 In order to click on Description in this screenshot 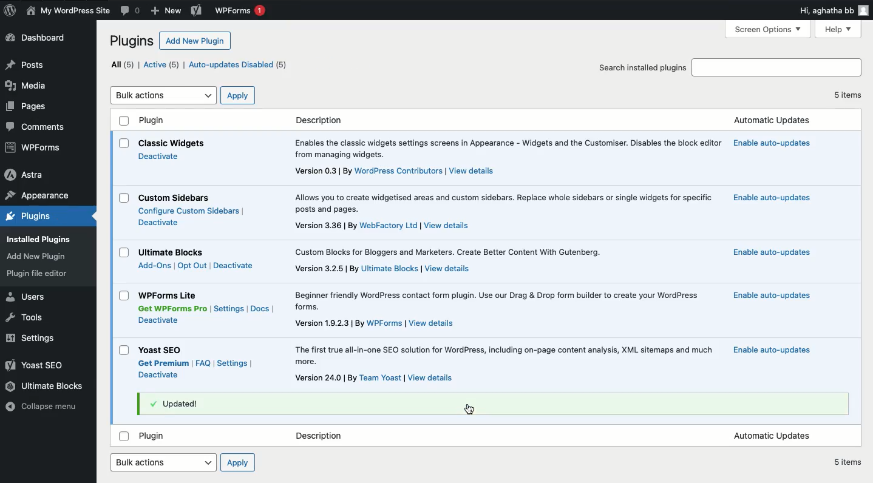, I will do `click(322, 436)`.